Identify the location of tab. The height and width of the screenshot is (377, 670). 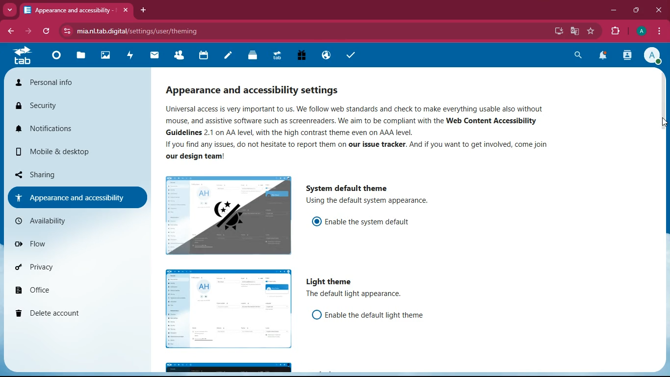
(278, 55).